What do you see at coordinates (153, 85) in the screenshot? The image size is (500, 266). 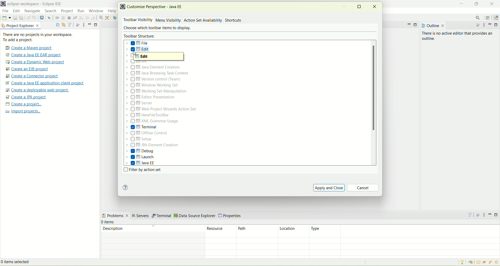 I see `window working set` at bounding box center [153, 85].